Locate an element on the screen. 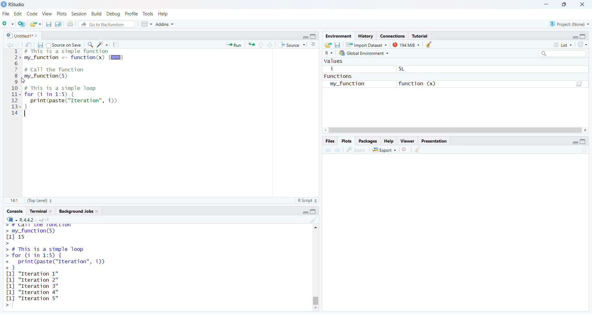  [1] "Iteration 5" is located at coordinates (31, 298).